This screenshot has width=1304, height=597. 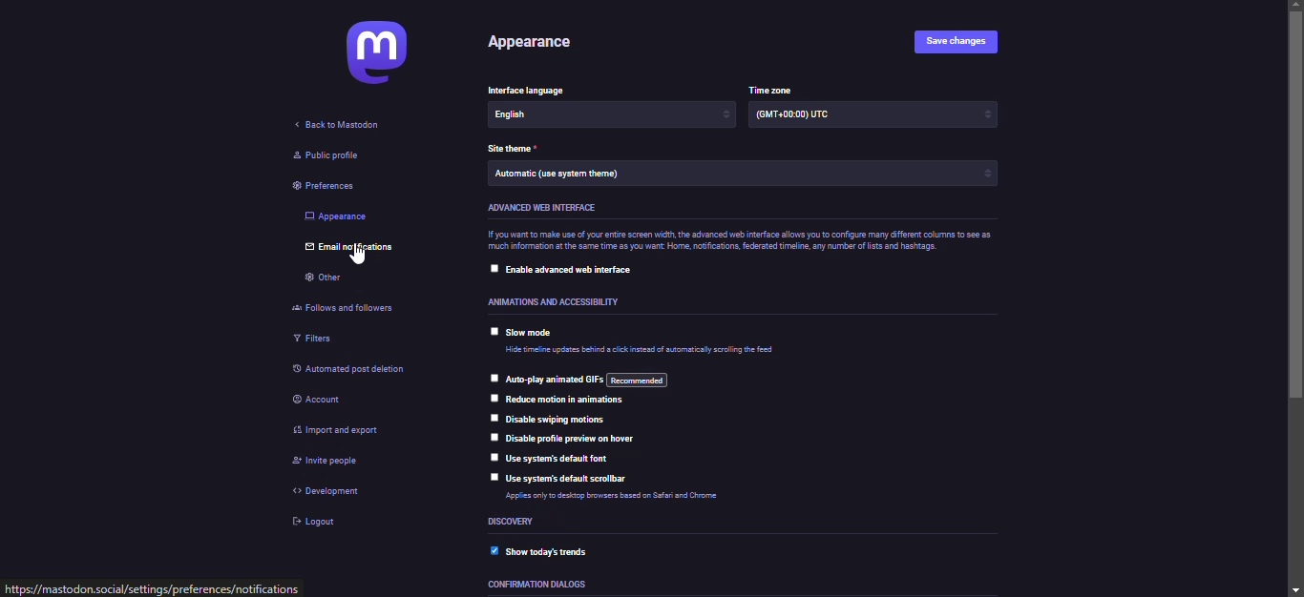 What do you see at coordinates (532, 45) in the screenshot?
I see `appearance` at bounding box center [532, 45].